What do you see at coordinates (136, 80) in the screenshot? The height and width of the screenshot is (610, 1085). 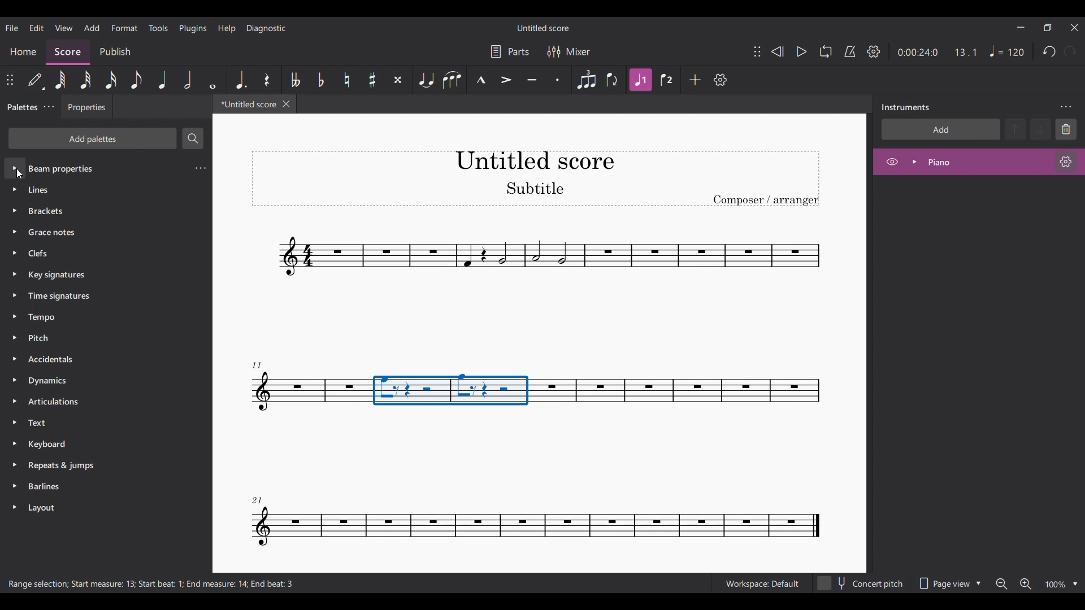 I see `8th note` at bounding box center [136, 80].